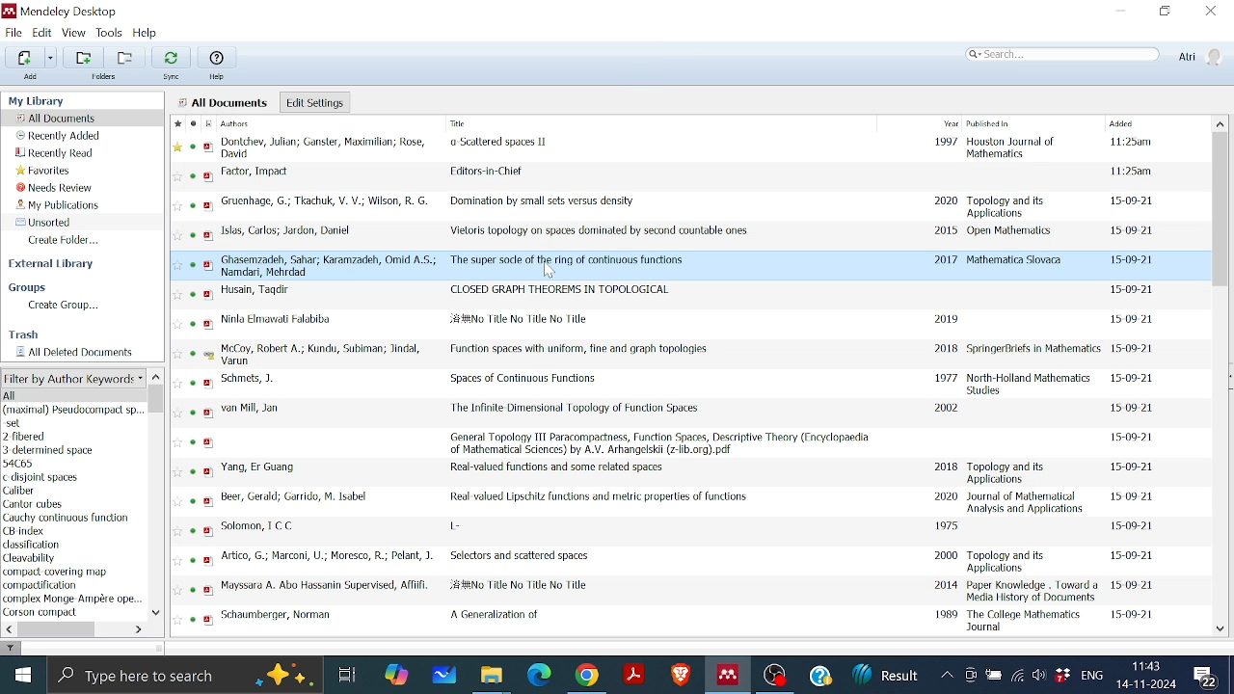 This screenshot has height=694, width=1234. Describe the element at coordinates (971, 676) in the screenshot. I see `Meet now` at that location.